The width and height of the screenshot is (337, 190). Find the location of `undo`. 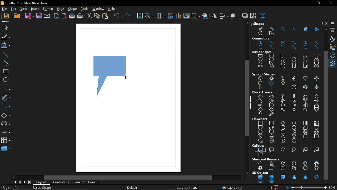

undo is located at coordinates (118, 16).